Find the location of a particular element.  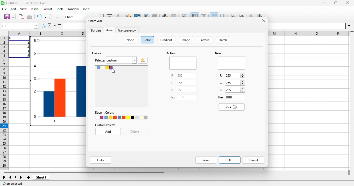

Input R value is located at coordinates (233, 75).